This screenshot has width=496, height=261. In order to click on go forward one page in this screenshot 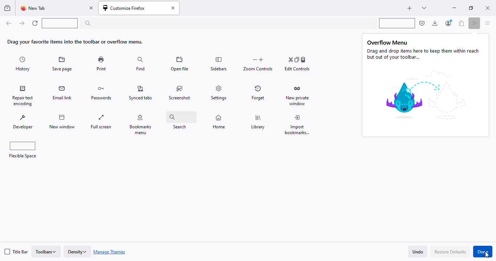, I will do `click(22, 23)`.